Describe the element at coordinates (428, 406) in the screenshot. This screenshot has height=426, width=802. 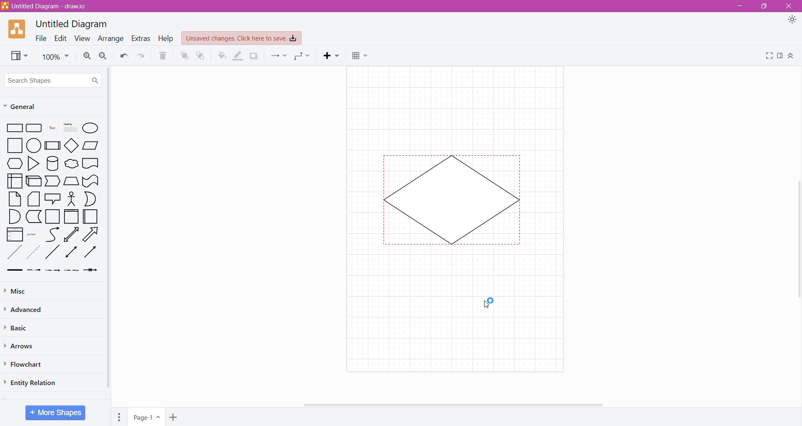
I see `Horizontal Scroll Bar` at that location.